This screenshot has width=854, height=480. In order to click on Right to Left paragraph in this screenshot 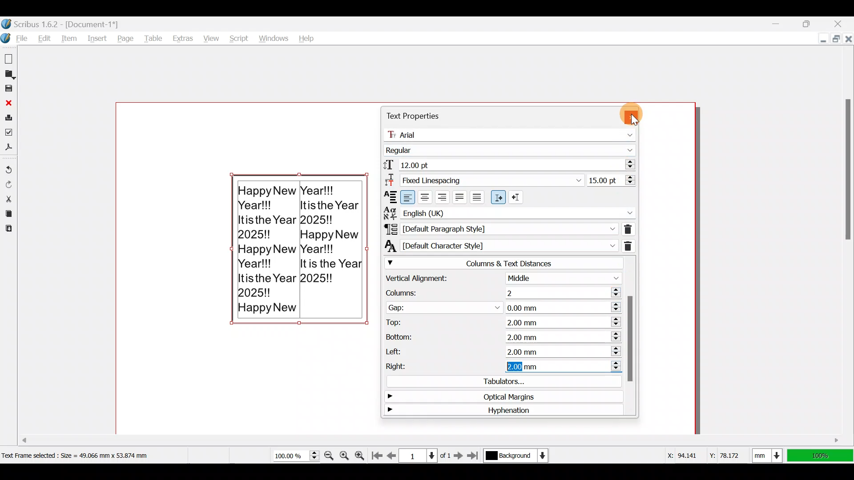, I will do `click(517, 195)`.